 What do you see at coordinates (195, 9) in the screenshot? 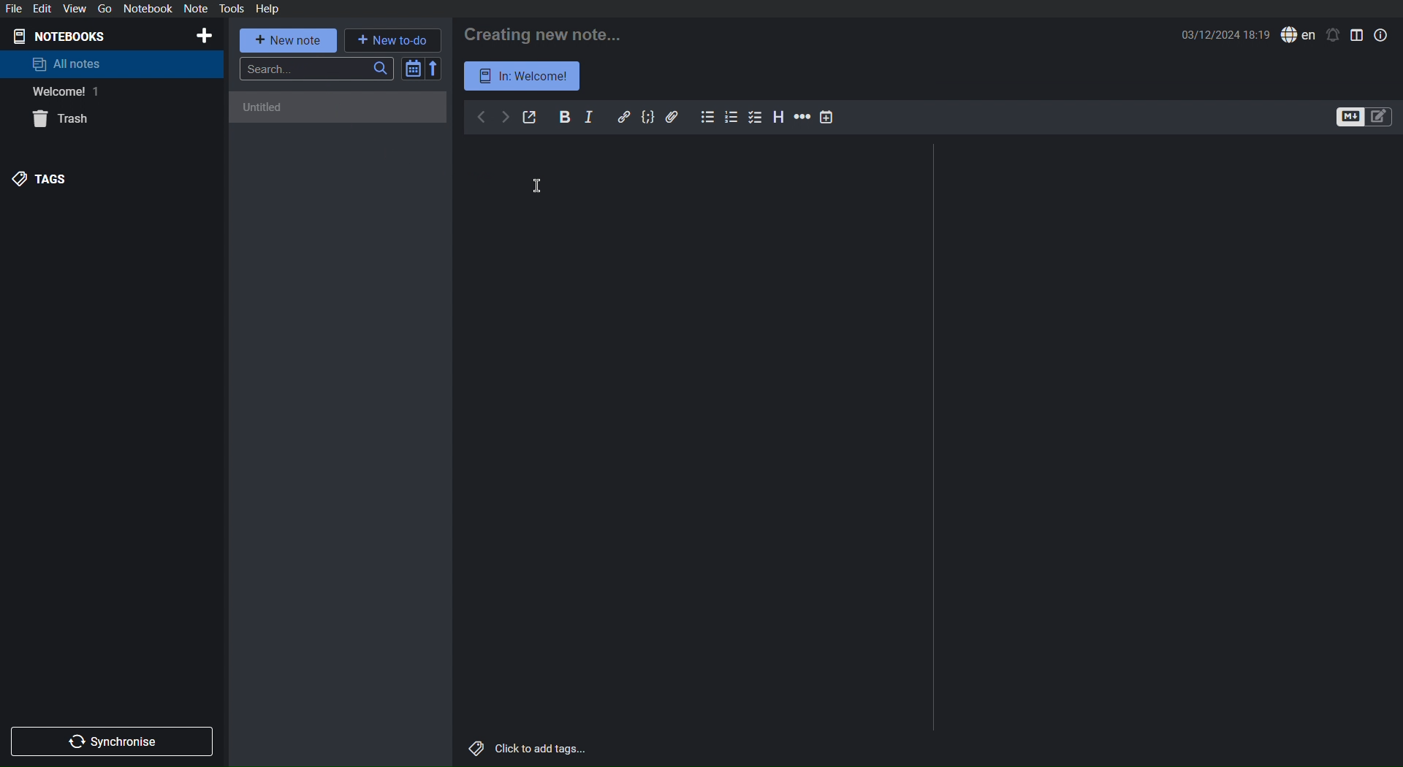
I see `Note` at bounding box center [195, 9].